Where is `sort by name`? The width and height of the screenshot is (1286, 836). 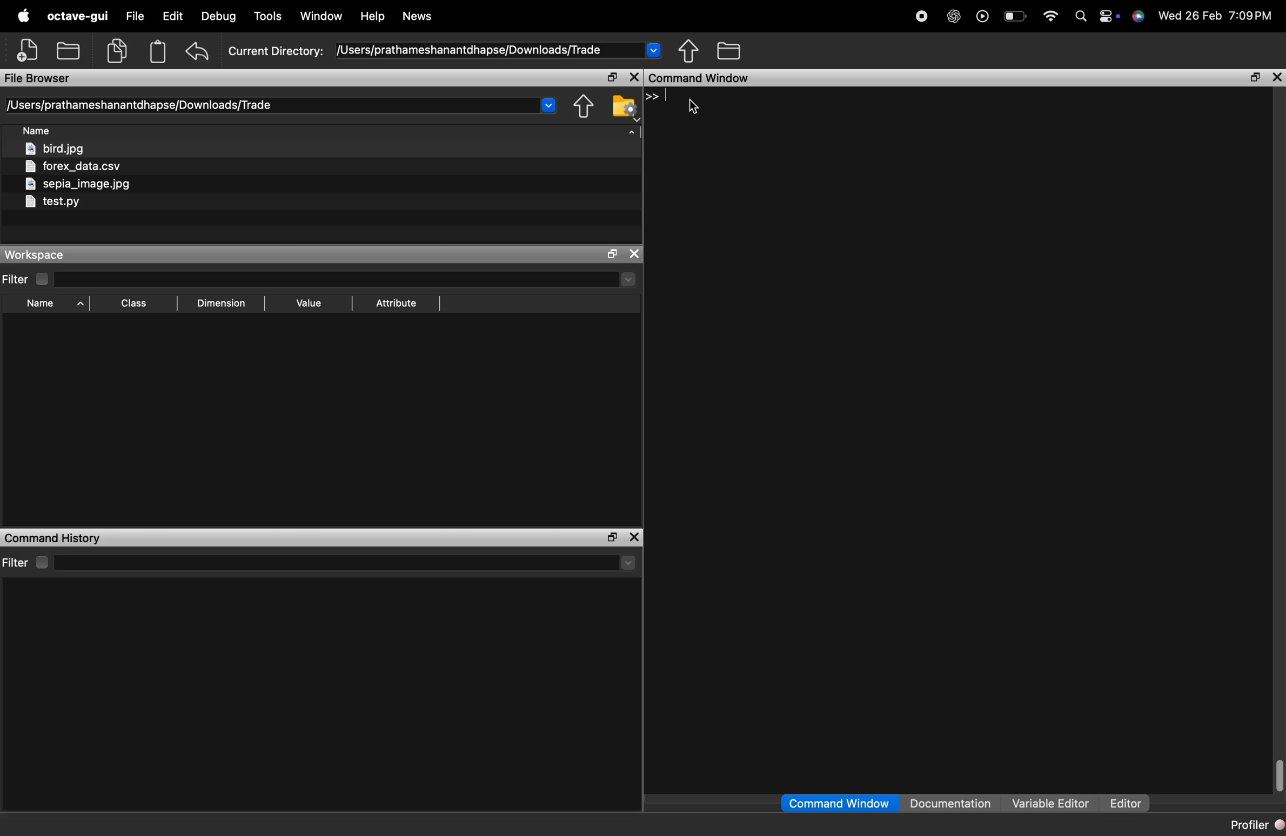
sort by name is located at coordinates (40, 131).